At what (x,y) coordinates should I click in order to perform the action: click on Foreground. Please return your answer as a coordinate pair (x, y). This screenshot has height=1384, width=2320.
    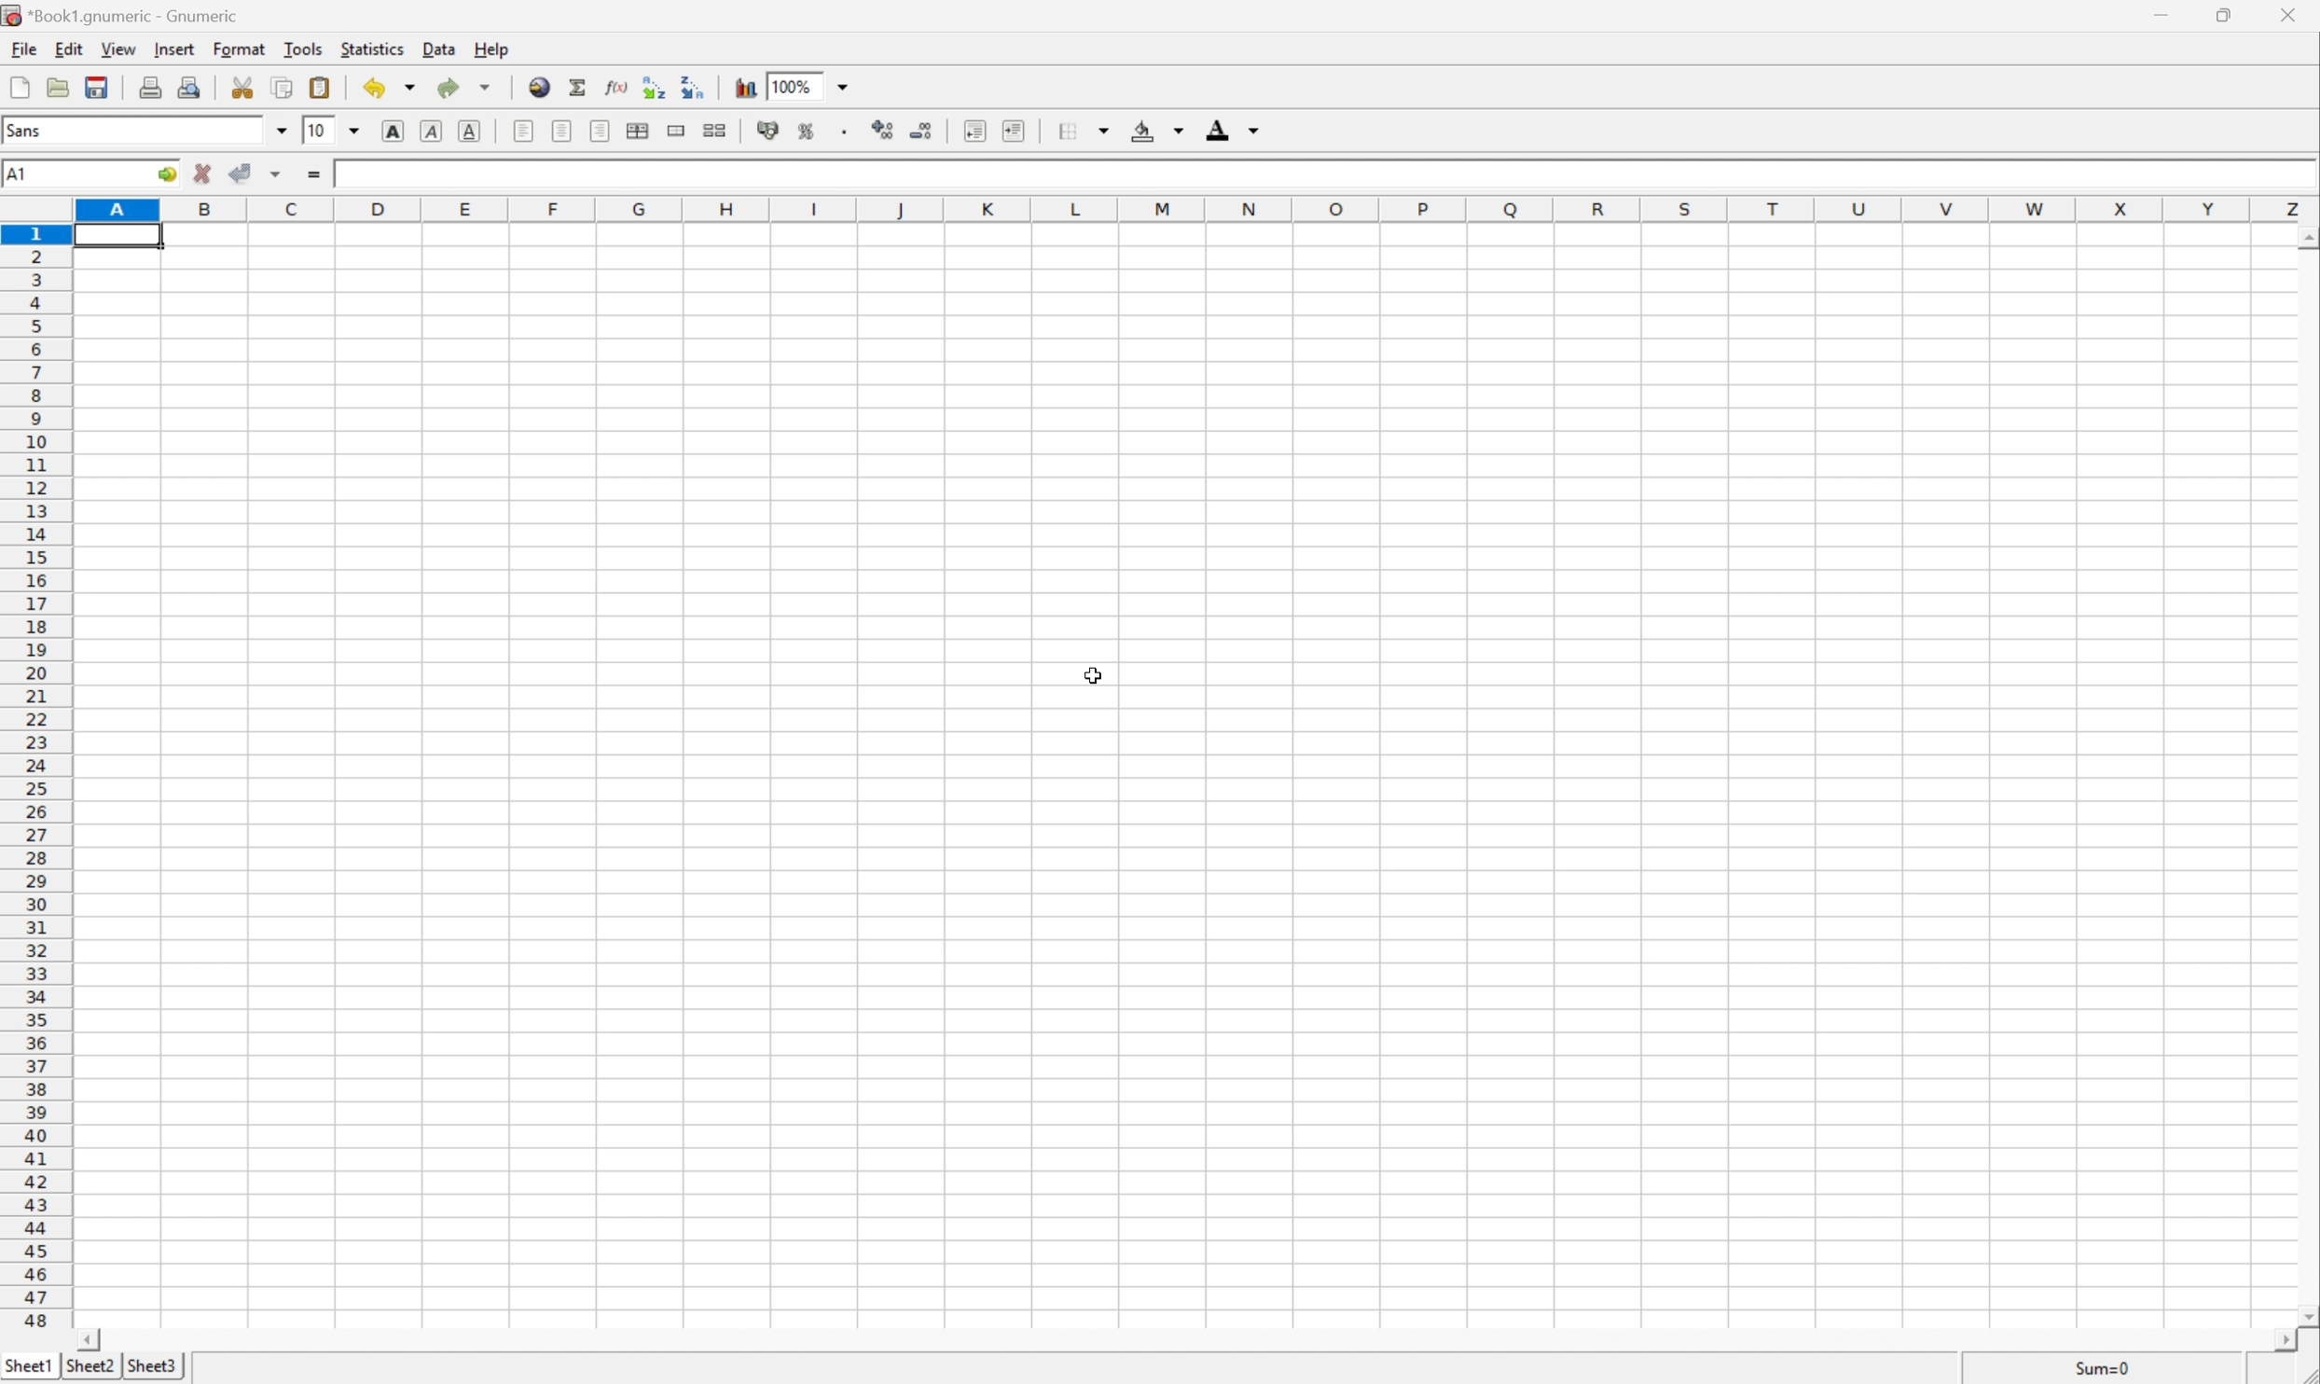
    Looking at the image, I should click on (1234, 129).